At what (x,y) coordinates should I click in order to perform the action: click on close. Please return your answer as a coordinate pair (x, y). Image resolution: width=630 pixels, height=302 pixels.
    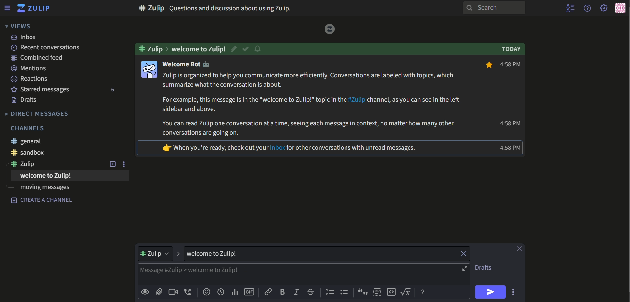
    Looking at the image, I should click on (460, 253).